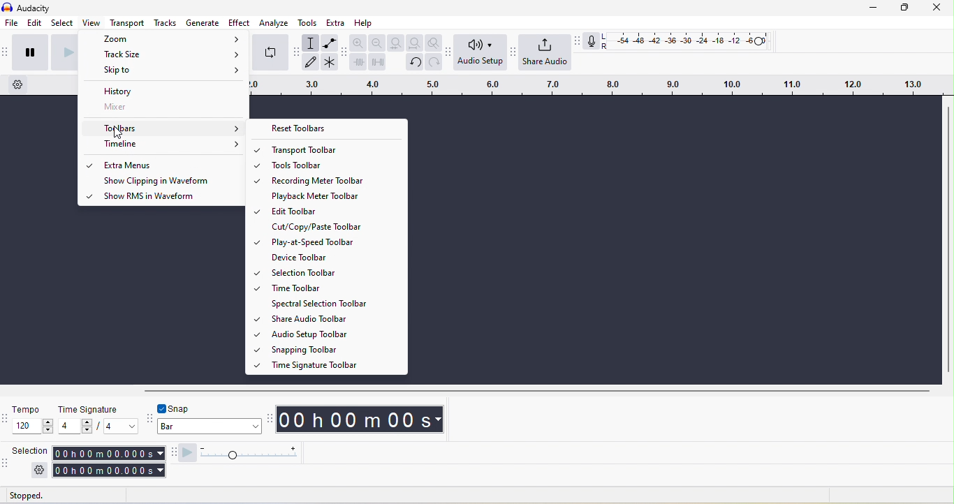 The width and height of the screenshot is (954, 504). What do you see at coordinates (599, 85) in the screenshot?
I see `timeline` at bounding box center [599, 85].